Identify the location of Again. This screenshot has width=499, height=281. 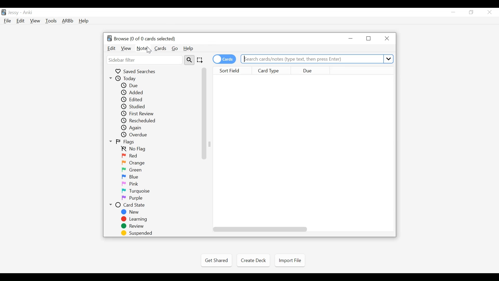
(133, 127).